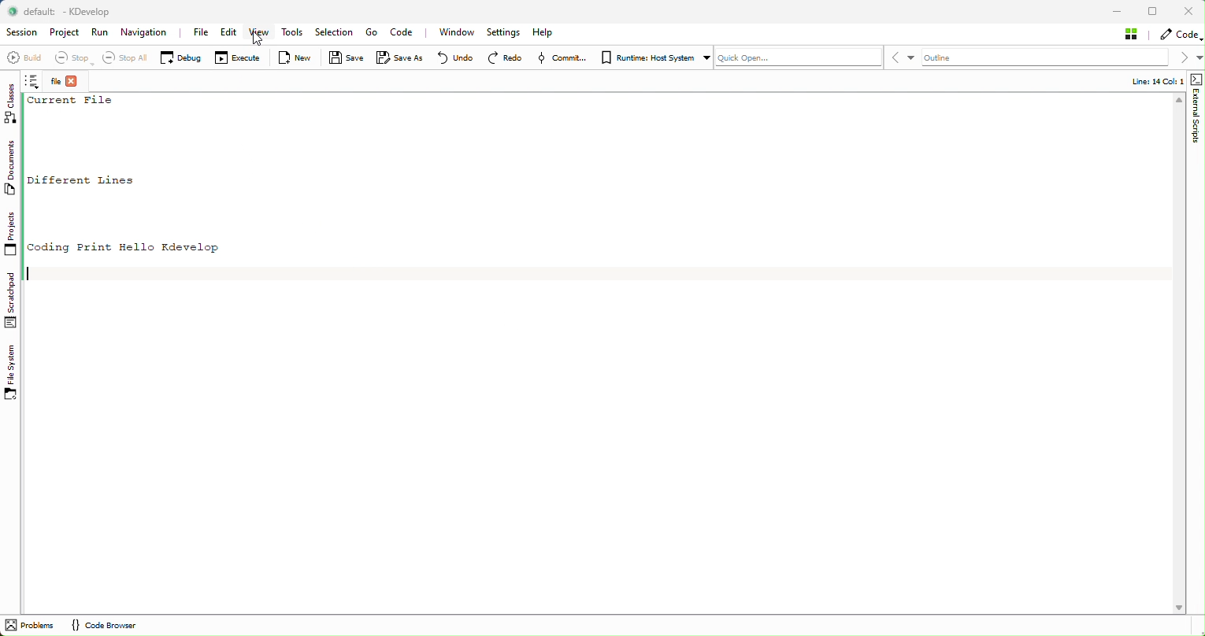  I want to click on Debug, so click(180, 57).